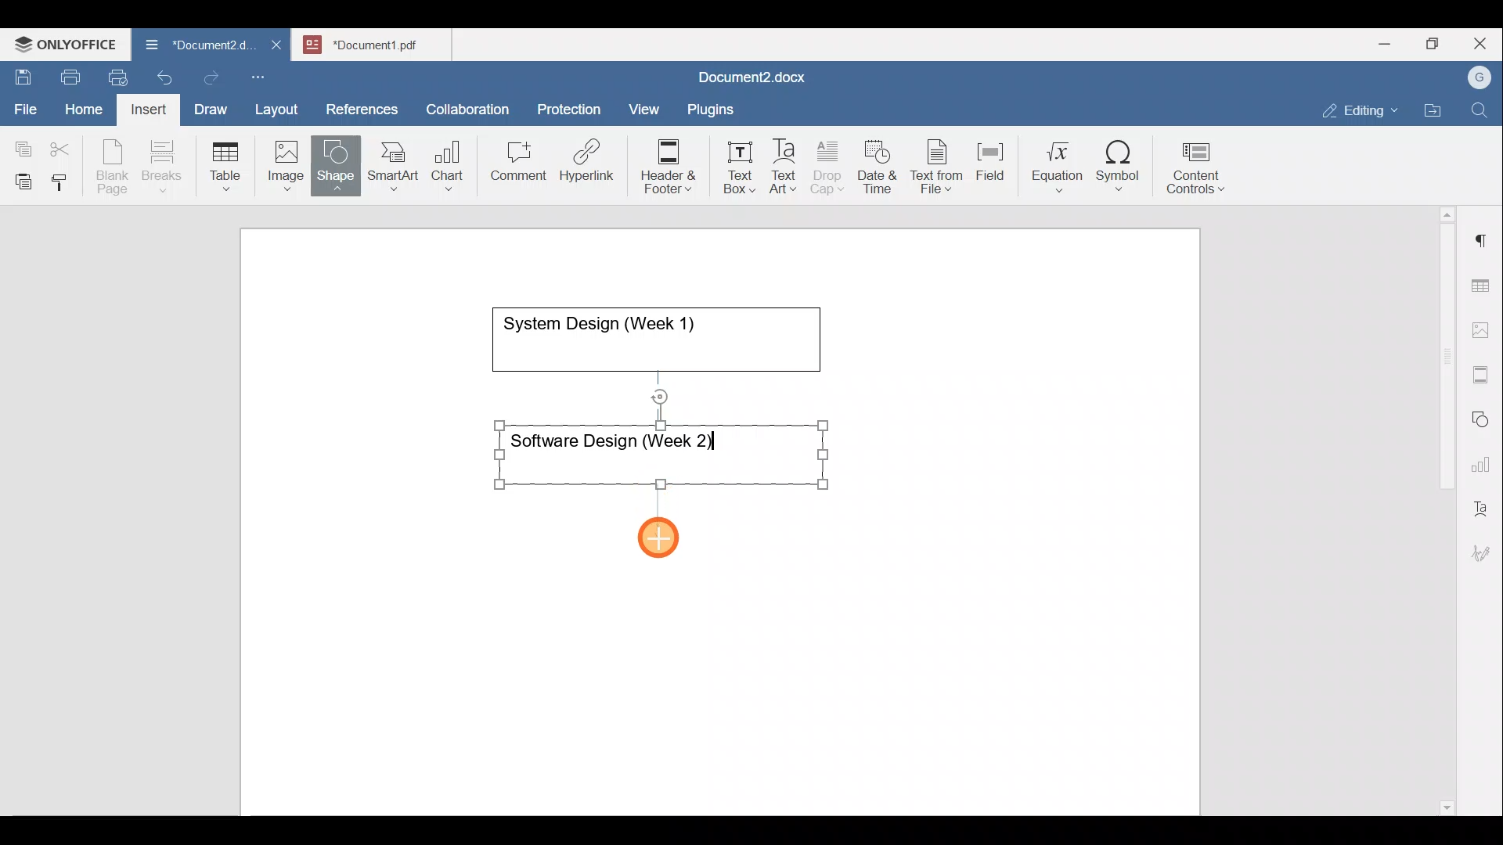 The height and width of the screenshot is (845, 1503). What do you see at coordinates (144, 106) in the screenshot?
I see `Insert` at bounding box center [144, 106].